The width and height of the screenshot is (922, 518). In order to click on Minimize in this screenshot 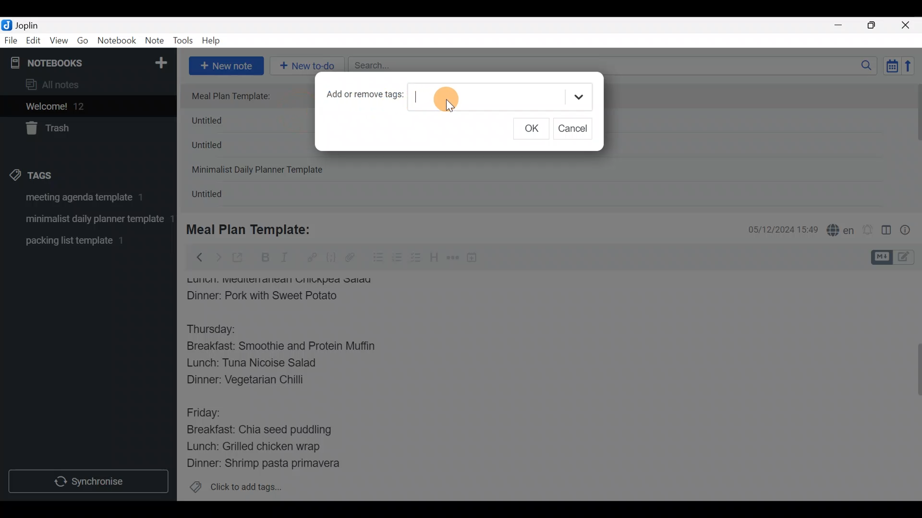, I will do `click(844, 24)`.